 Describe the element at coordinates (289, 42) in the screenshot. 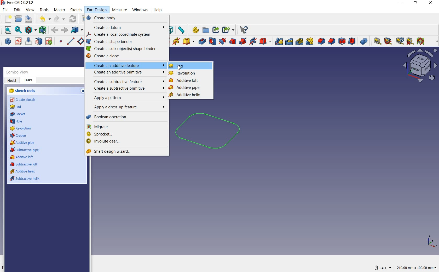

I see `linearpattern` at that location.